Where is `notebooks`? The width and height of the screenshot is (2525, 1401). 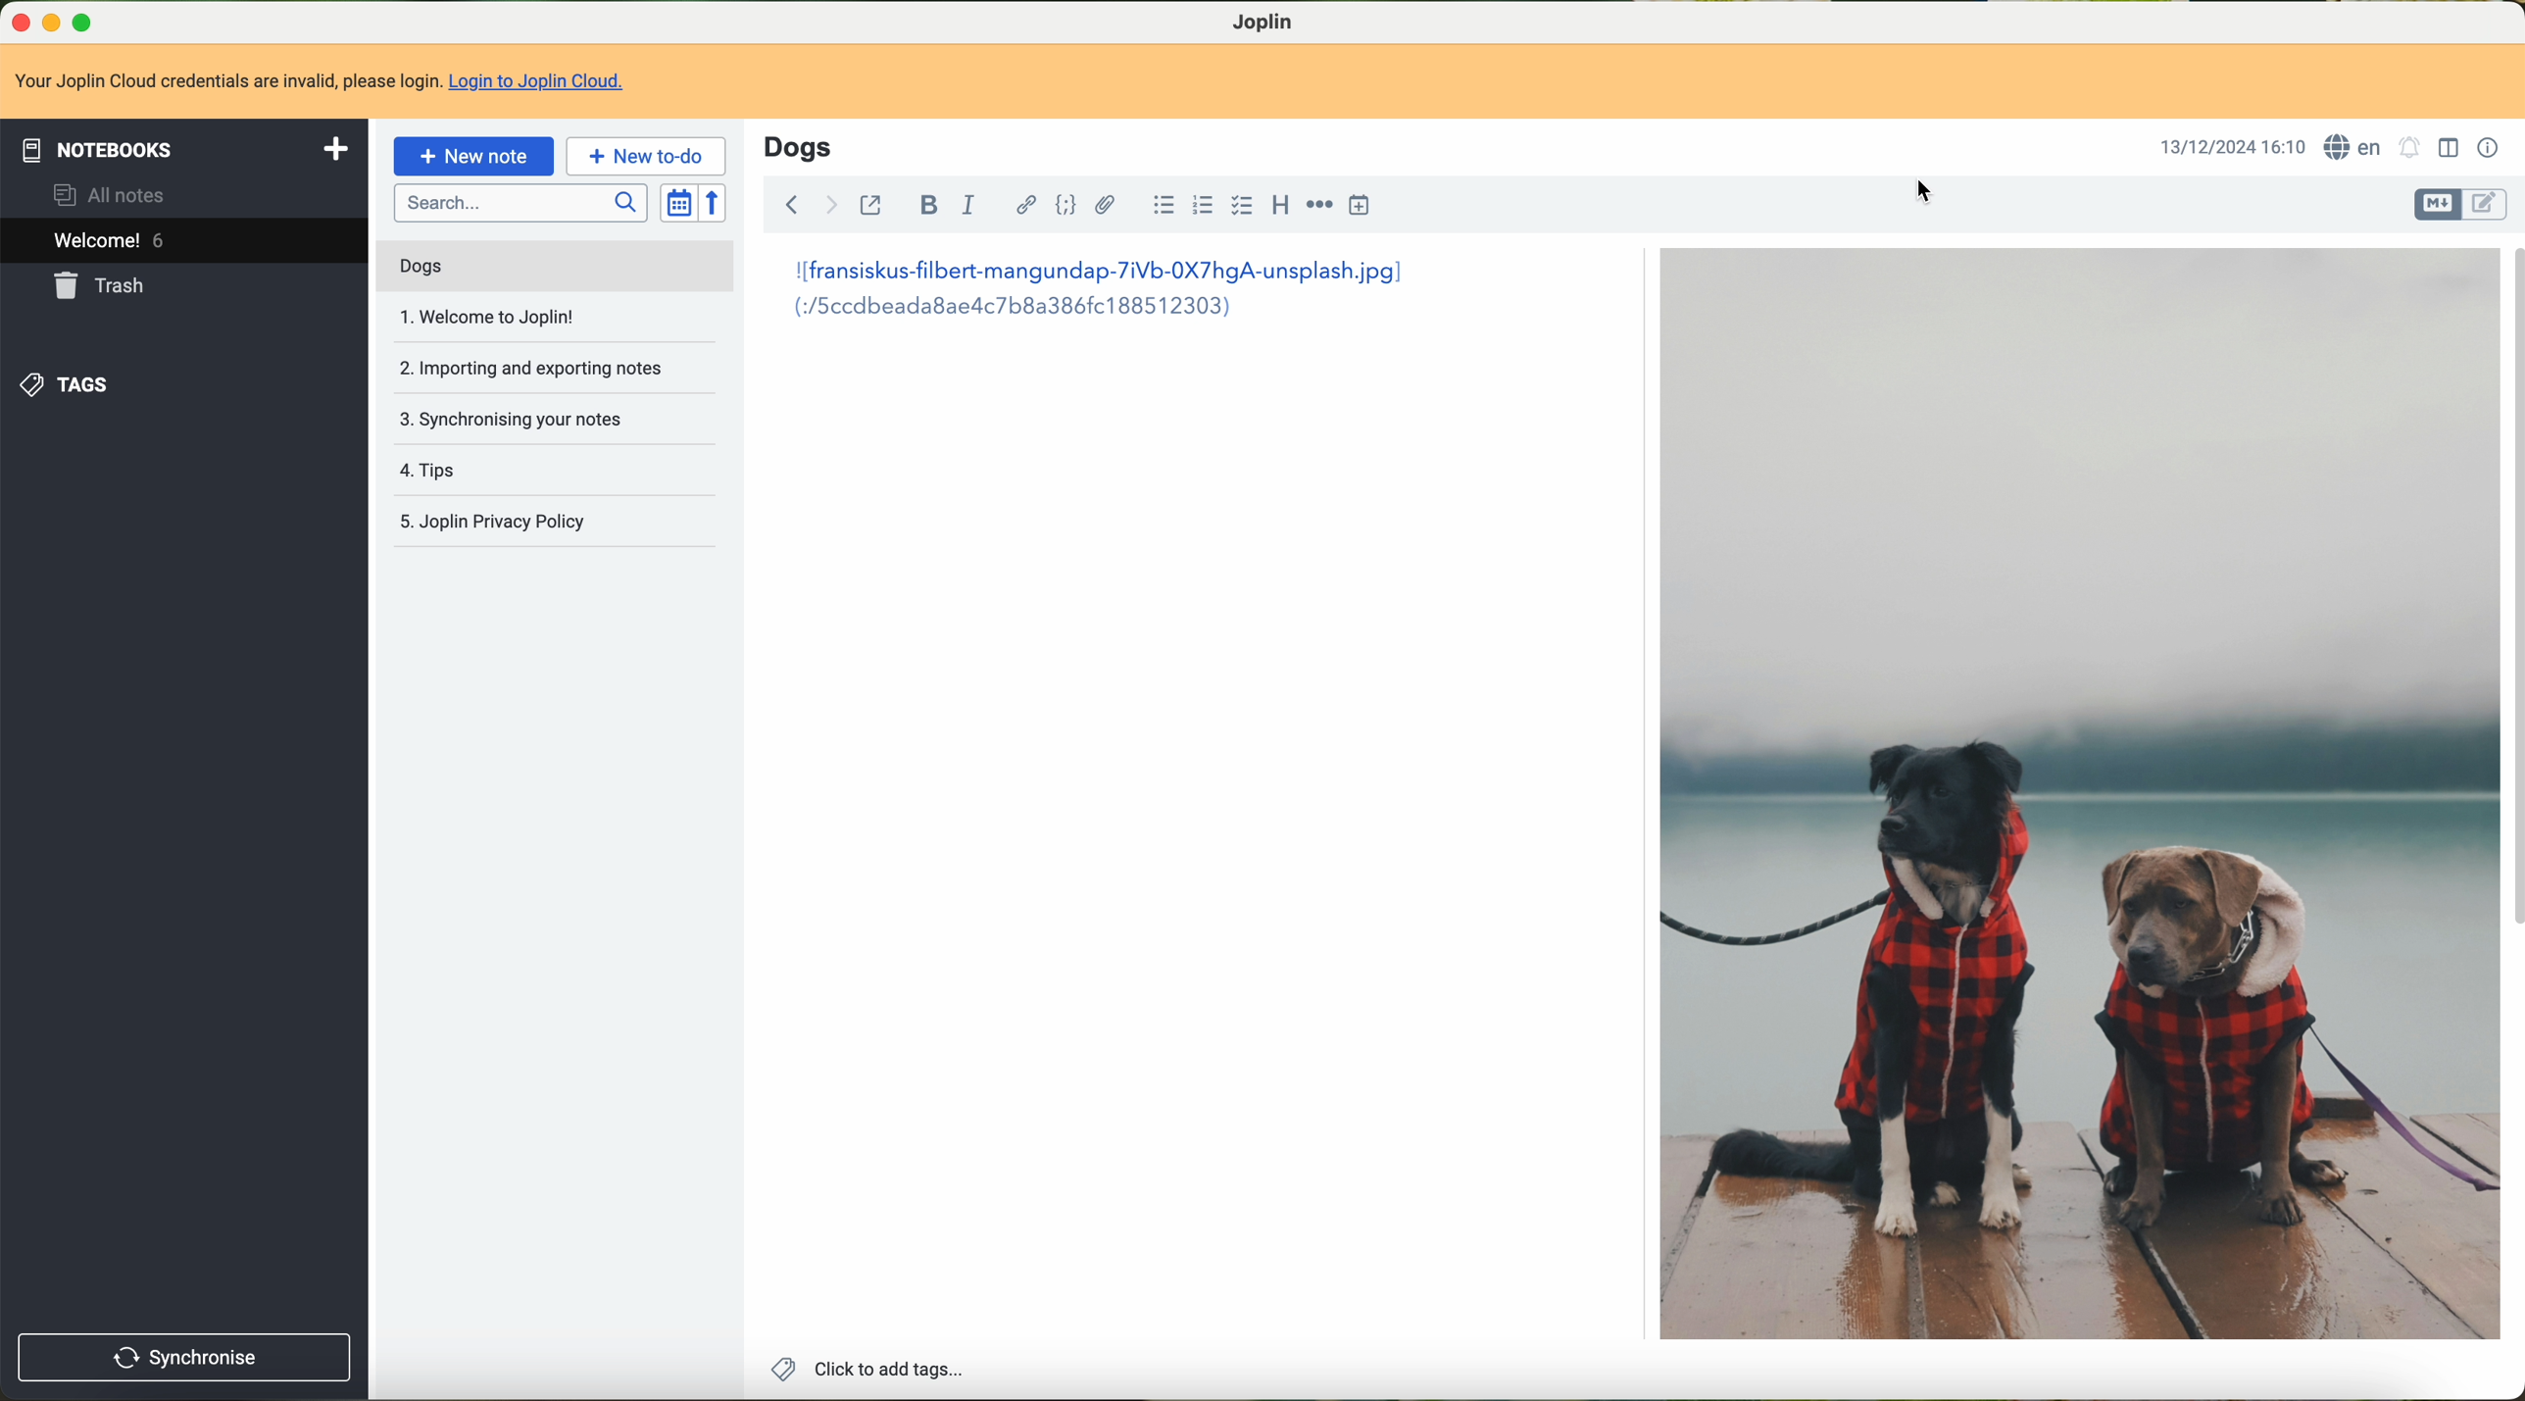
notebooks is located at coordinates (184, 149).